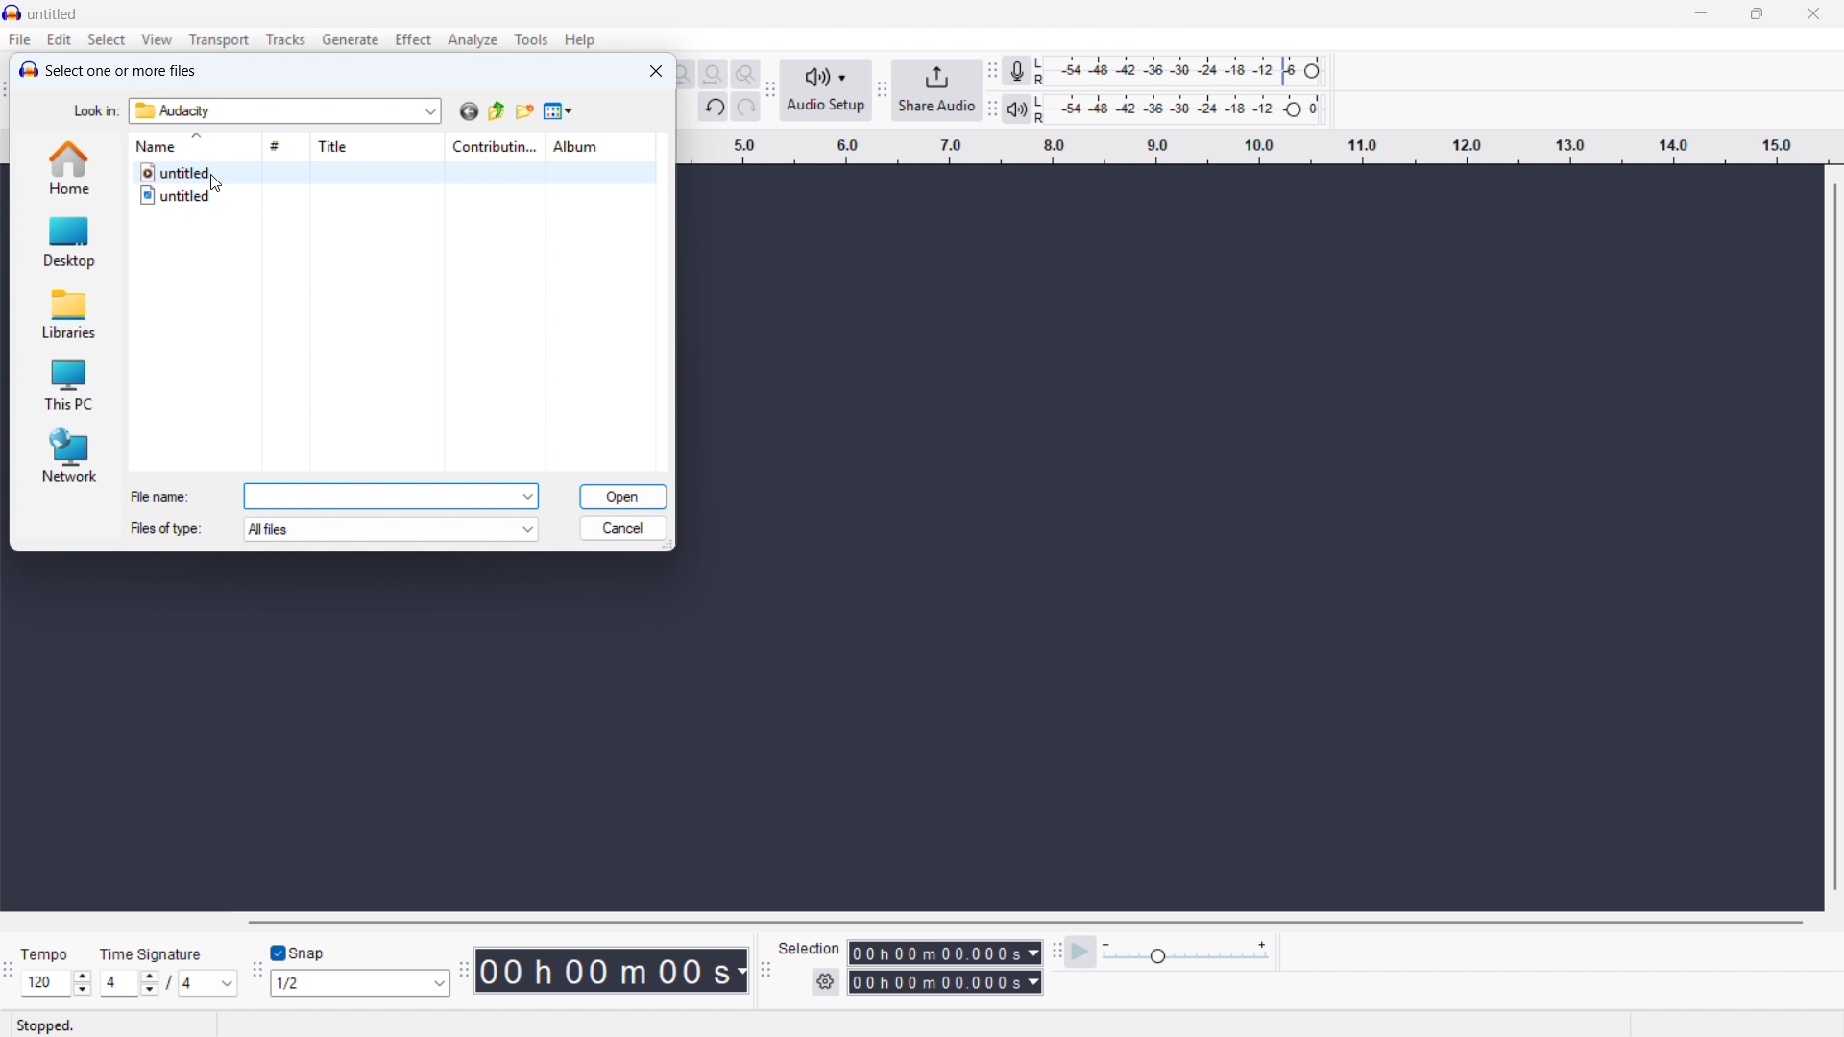 This screenshot has width=1844, height=1037. I want to click on Libraries, so click(67, 311).